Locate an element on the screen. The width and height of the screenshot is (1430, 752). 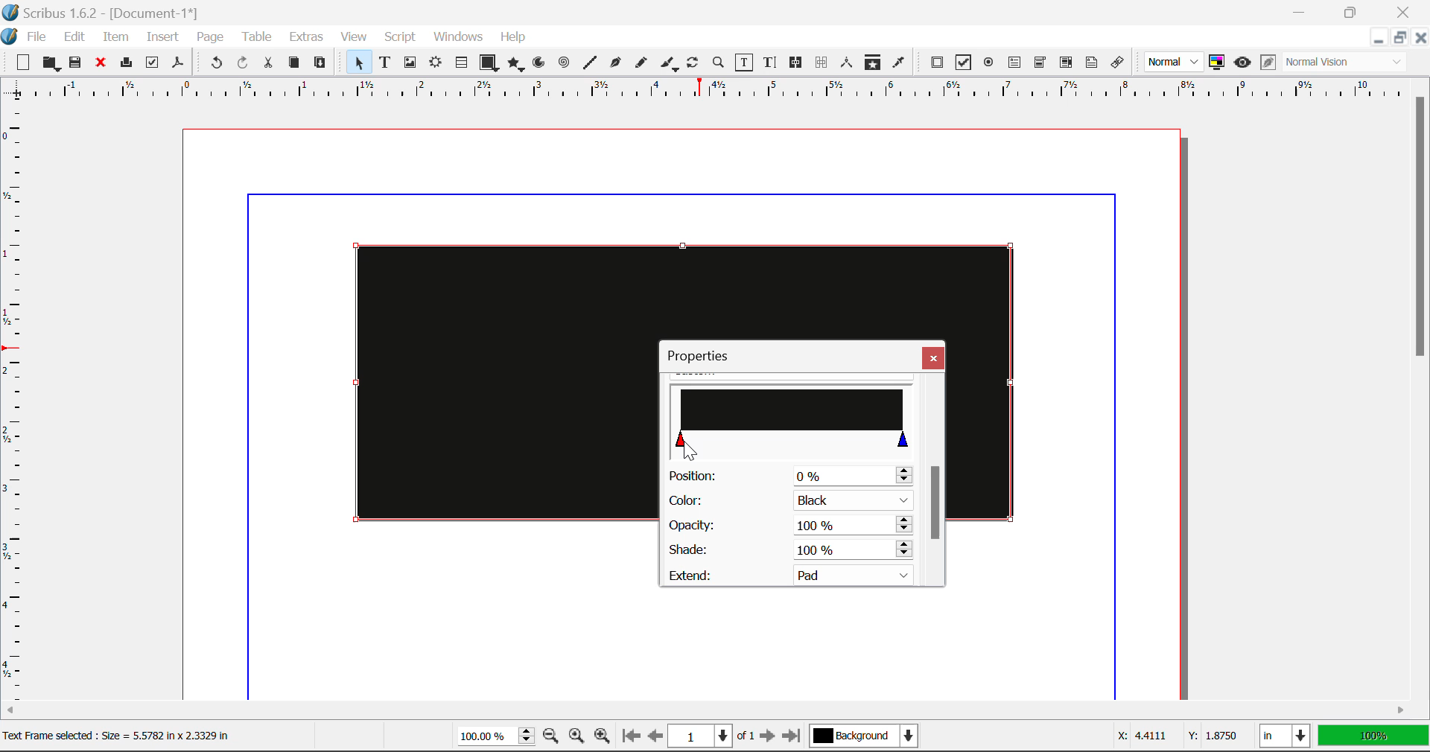
Measurement Units is located at coordinates (1286, 738).